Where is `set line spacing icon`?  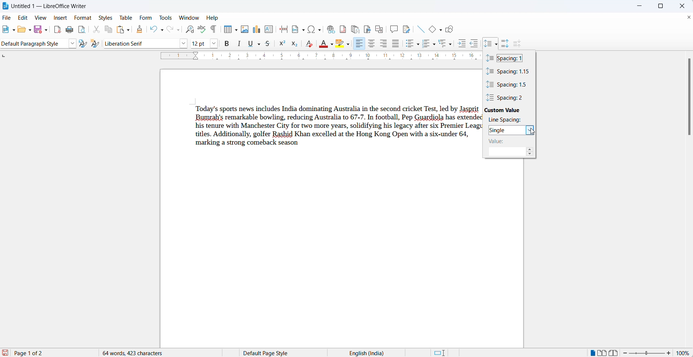 set line spacing icon is located at coordinates (488, 43).